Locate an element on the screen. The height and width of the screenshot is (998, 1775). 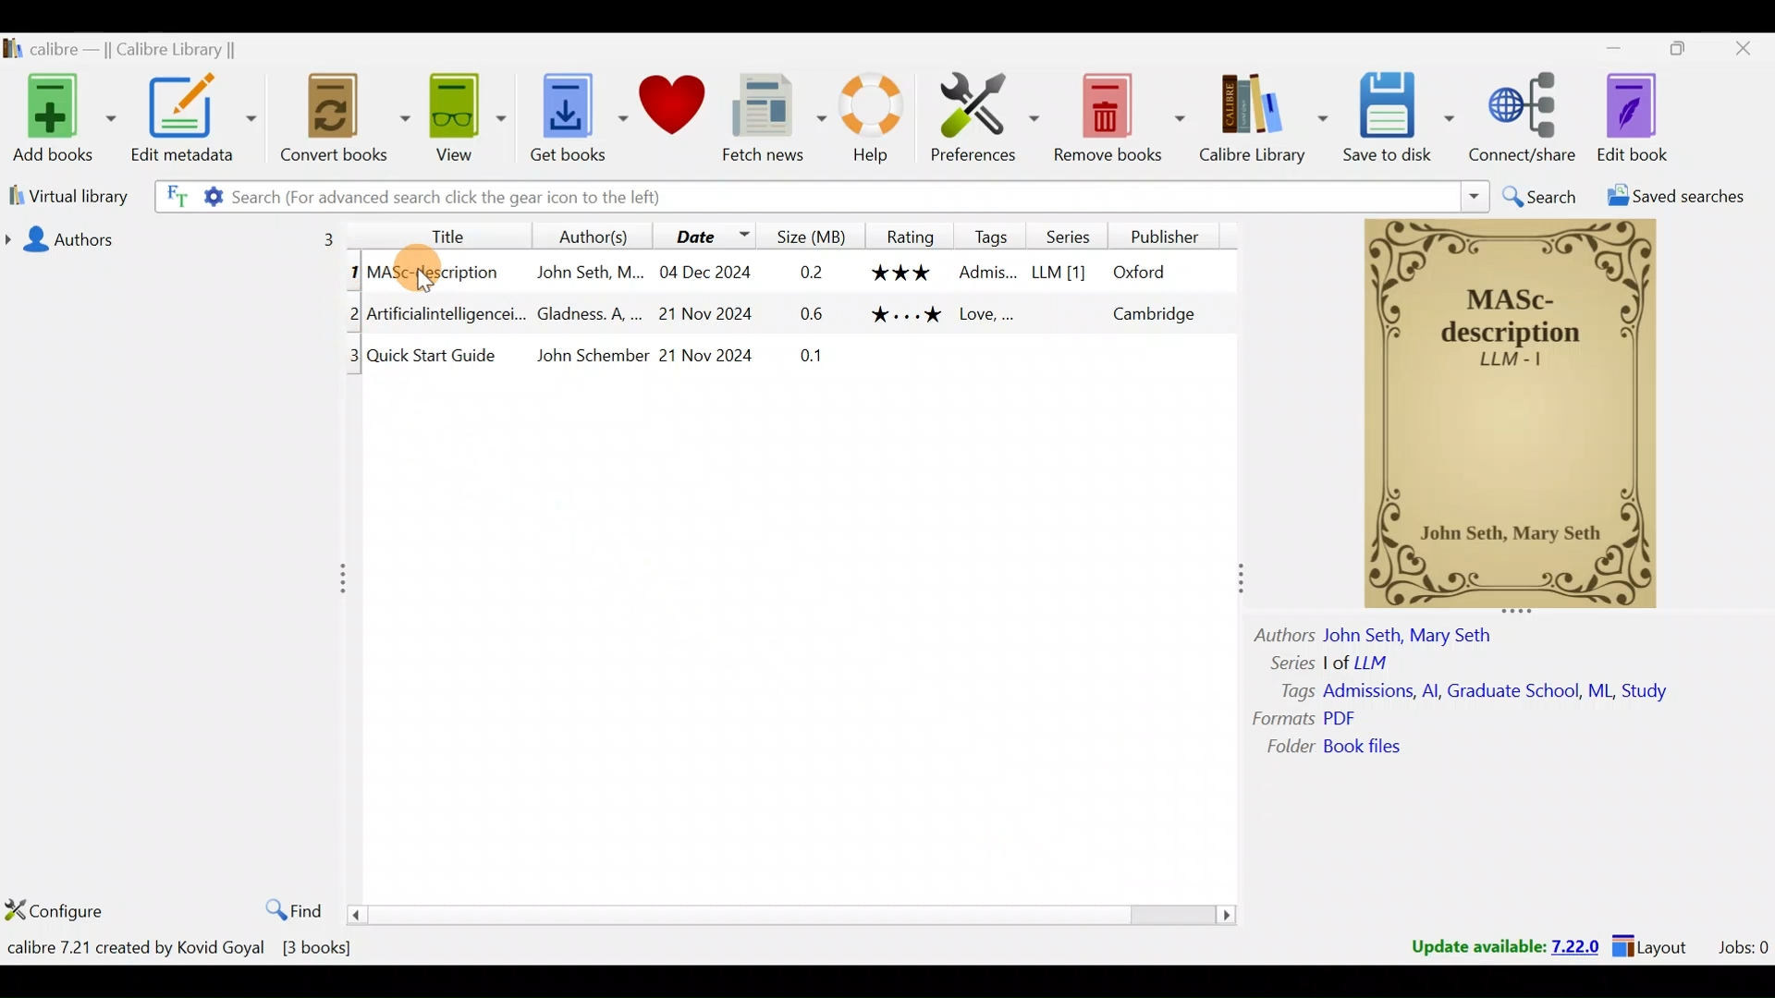
Save to disk is located at coordinates (1402, 117).